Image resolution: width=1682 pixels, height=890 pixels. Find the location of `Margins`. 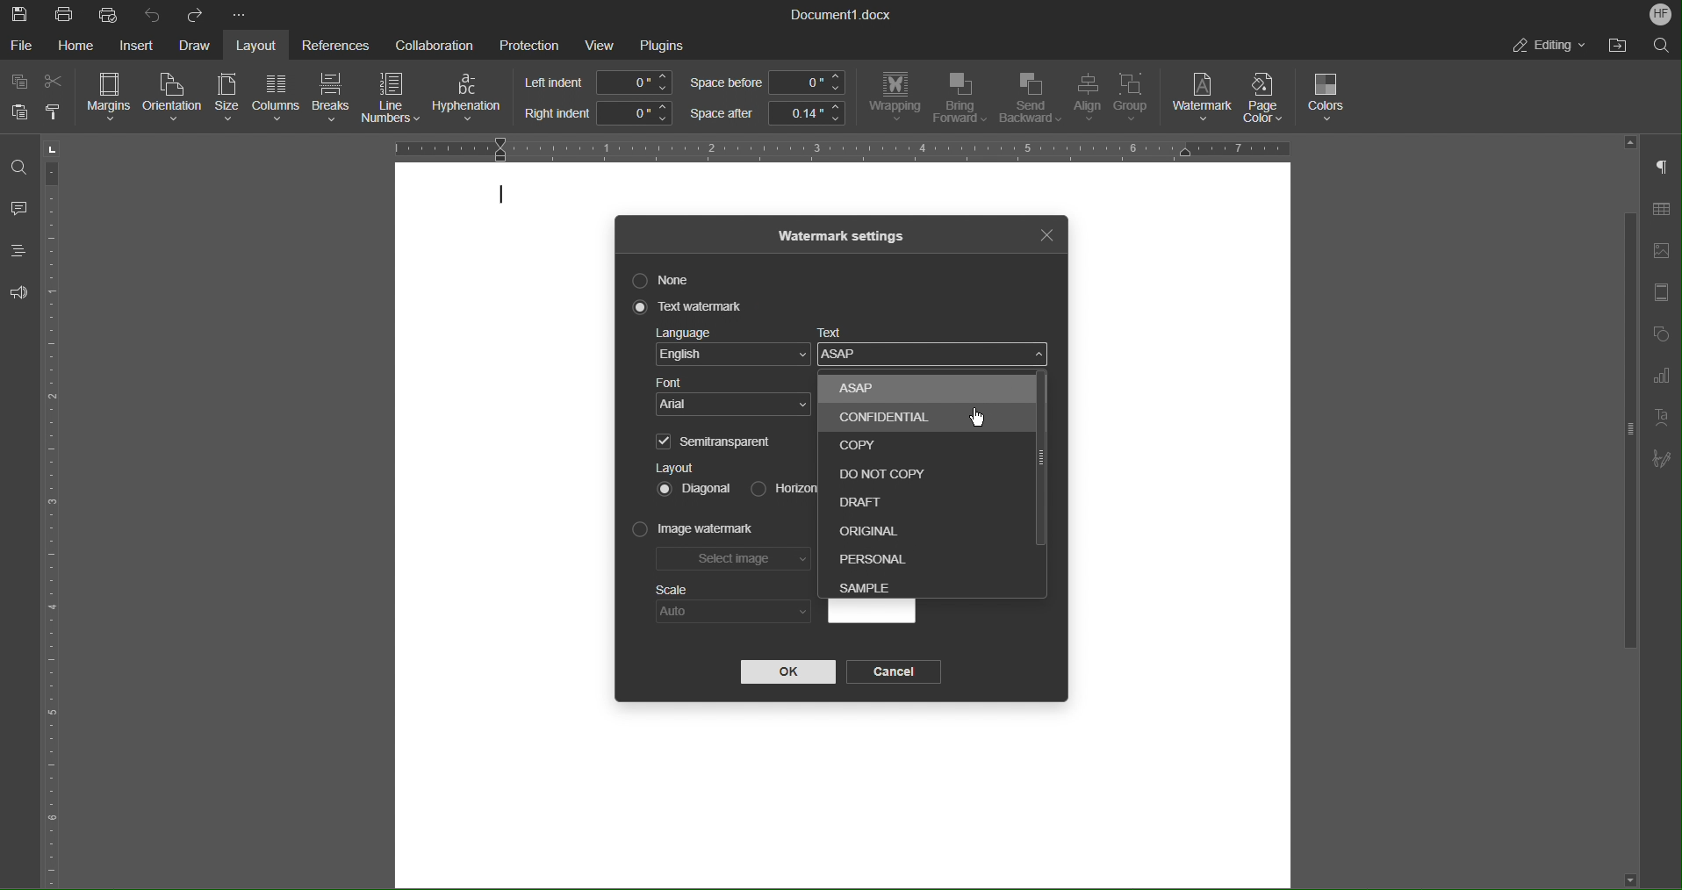

Margins is located at coordinates (111, 97).